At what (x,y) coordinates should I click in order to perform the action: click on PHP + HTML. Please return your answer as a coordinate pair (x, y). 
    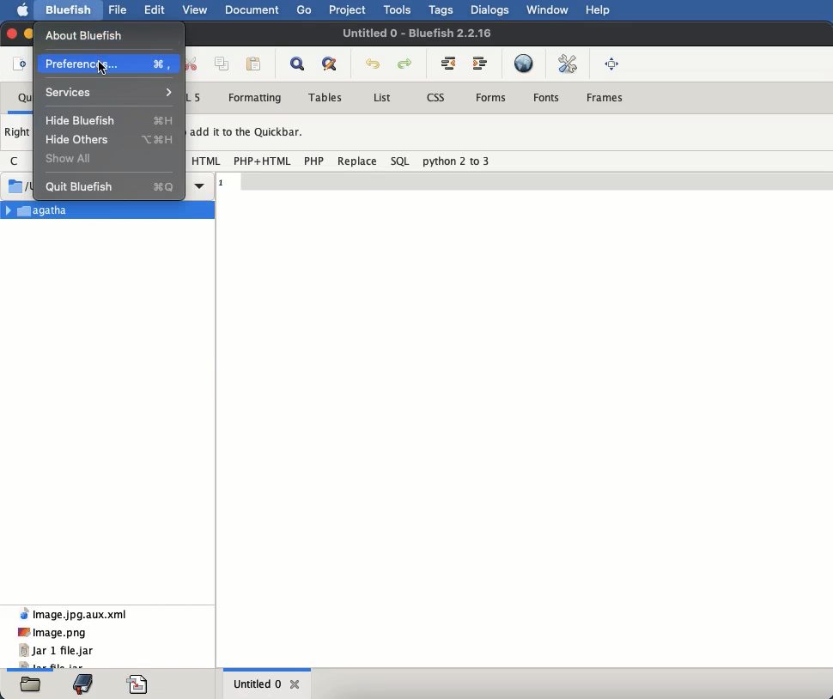
    Looking at the image, I should click on (263, 161).